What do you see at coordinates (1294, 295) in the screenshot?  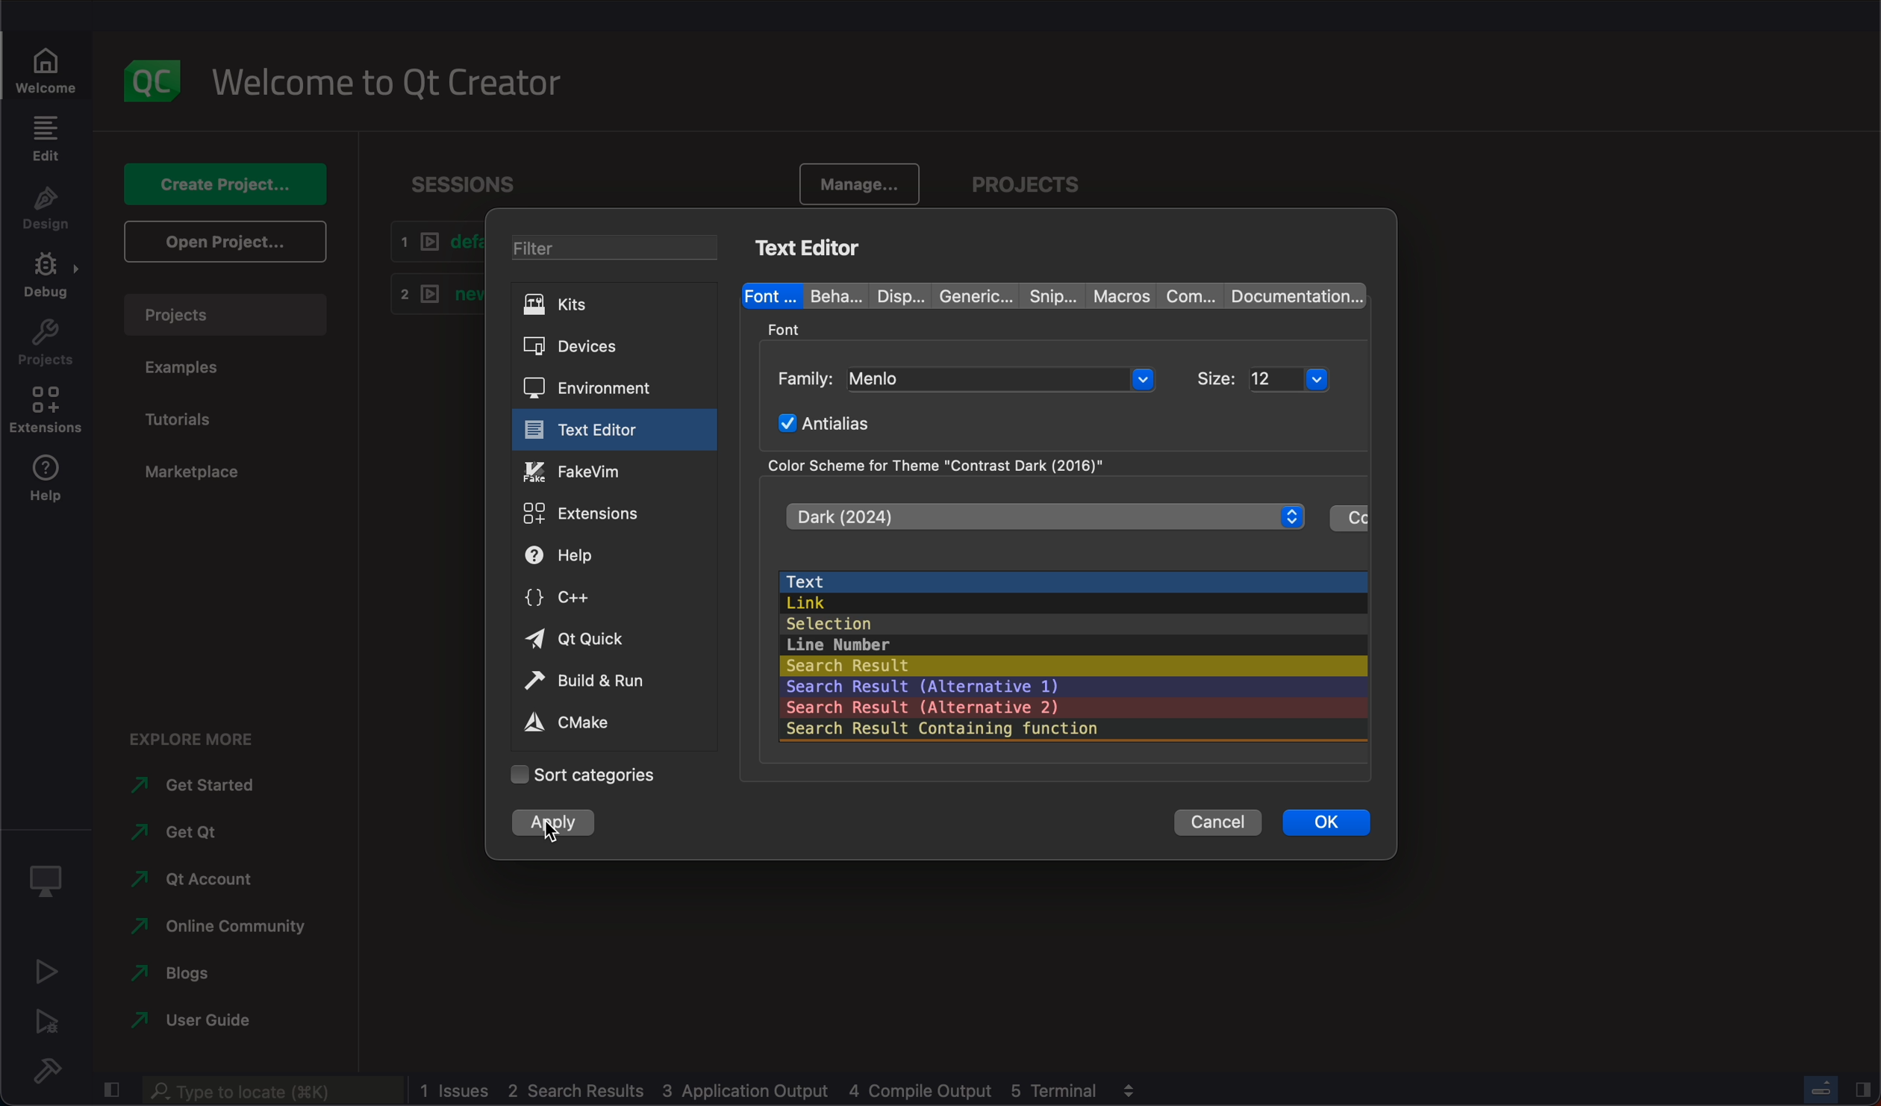 I see `documentation` at bounding box center [1294, 295].